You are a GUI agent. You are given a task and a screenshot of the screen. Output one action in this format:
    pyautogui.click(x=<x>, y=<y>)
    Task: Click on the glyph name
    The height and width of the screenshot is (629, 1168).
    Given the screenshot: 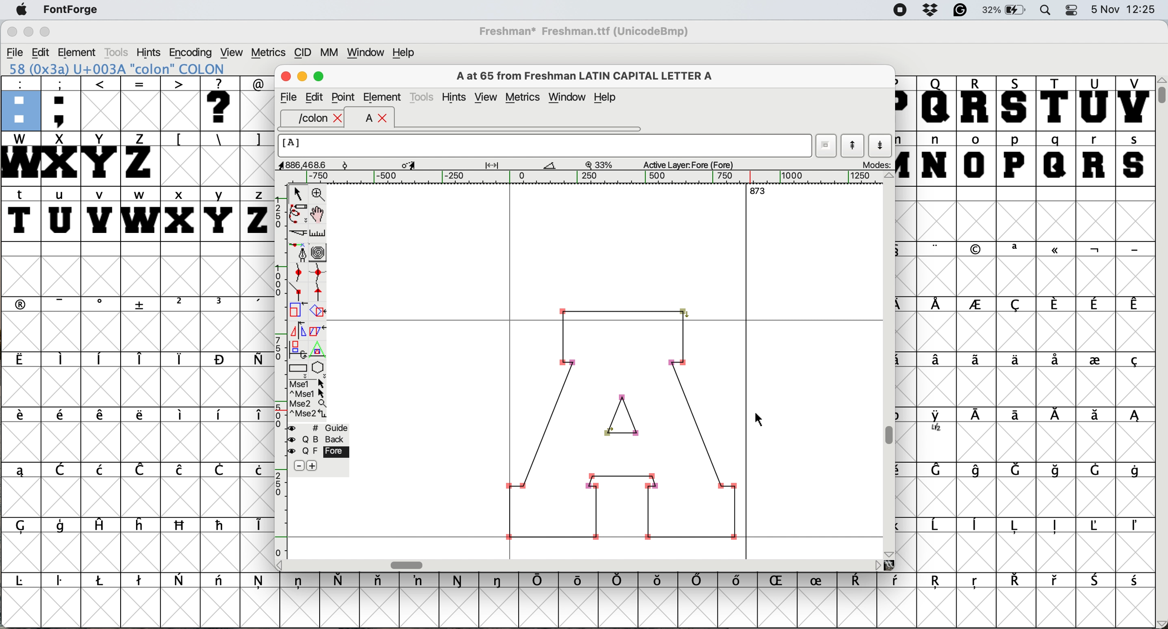 What is the action you would take?
    pyautogui.click(x=546, y=146)
    